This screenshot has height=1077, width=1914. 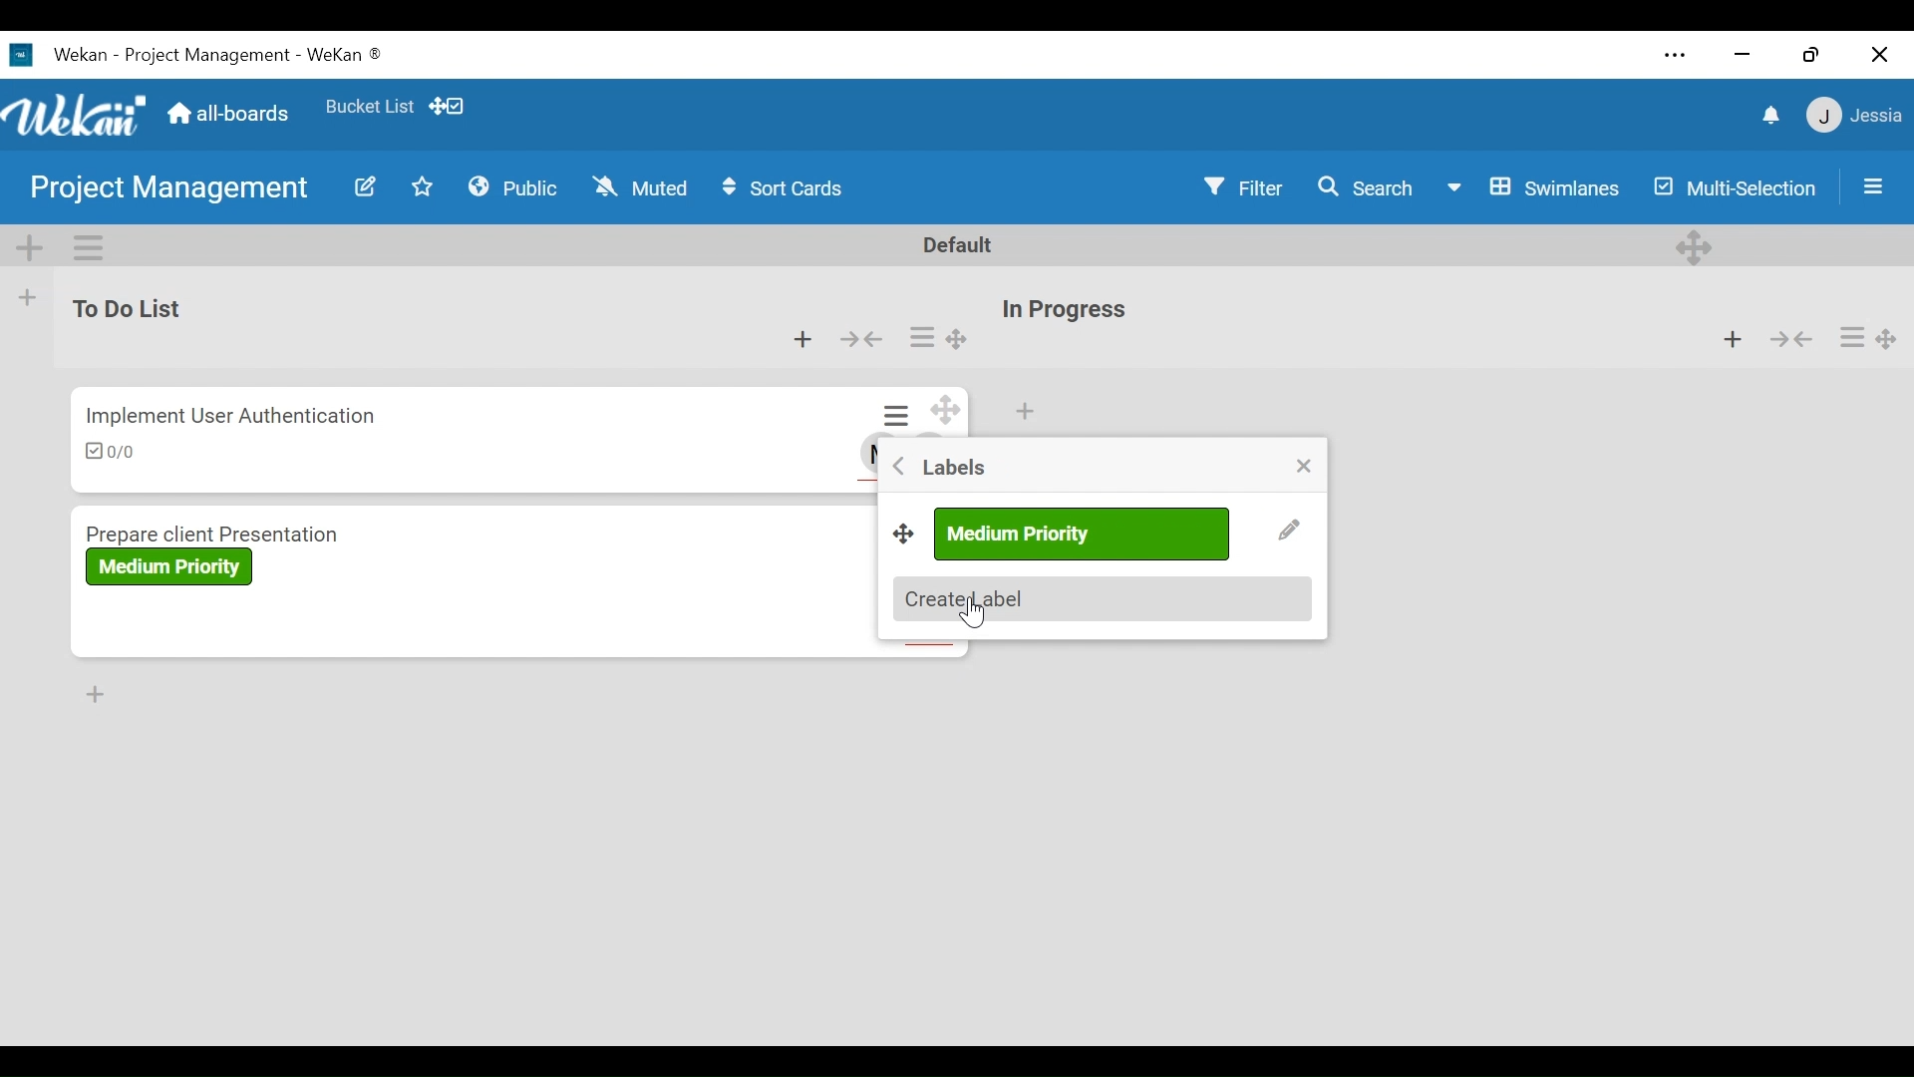 What do you see at coordinates (172, 190) in the screenshot?
I see `Board Name` at bounding box center [172, 190].